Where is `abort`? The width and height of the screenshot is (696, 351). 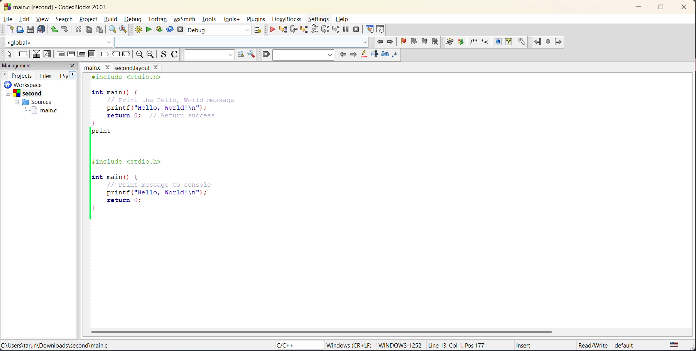
abort is located at coordinates (182, 30).